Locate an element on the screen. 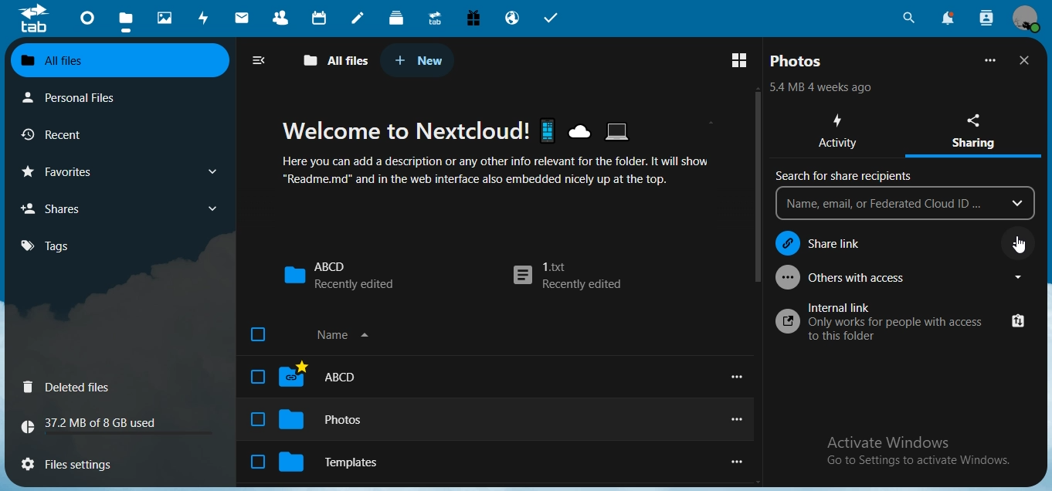 The image size is (1052, 491). check box is located at coordinates (257, 462).